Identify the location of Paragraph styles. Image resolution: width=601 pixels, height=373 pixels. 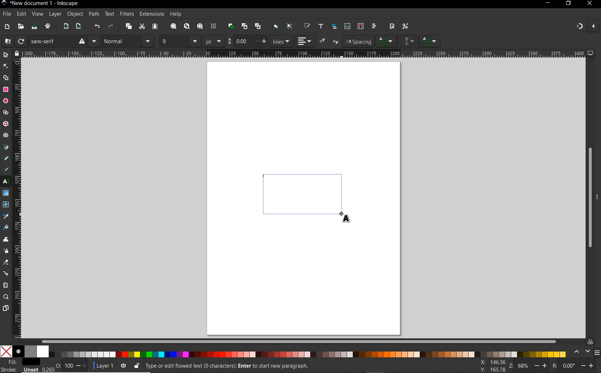
(386, 41).